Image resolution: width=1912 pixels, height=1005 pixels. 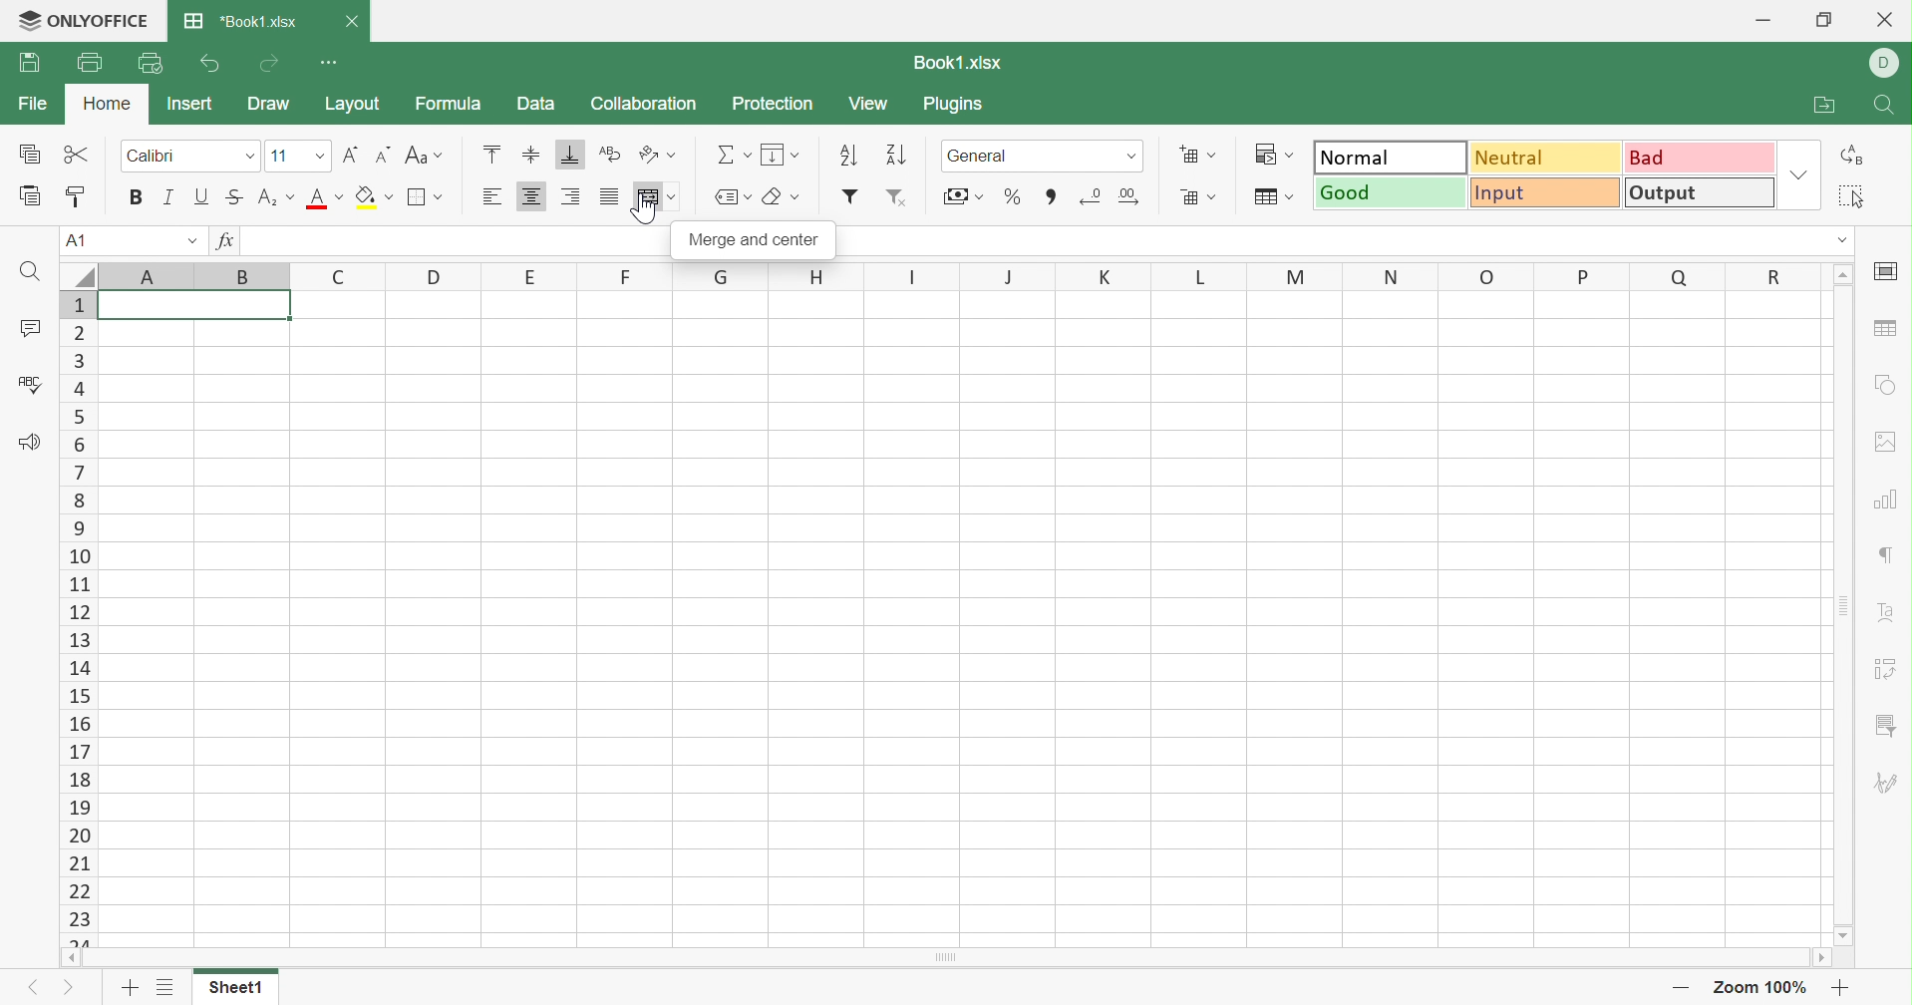 I want to click on Drop Down, so click(x=320, y=156).